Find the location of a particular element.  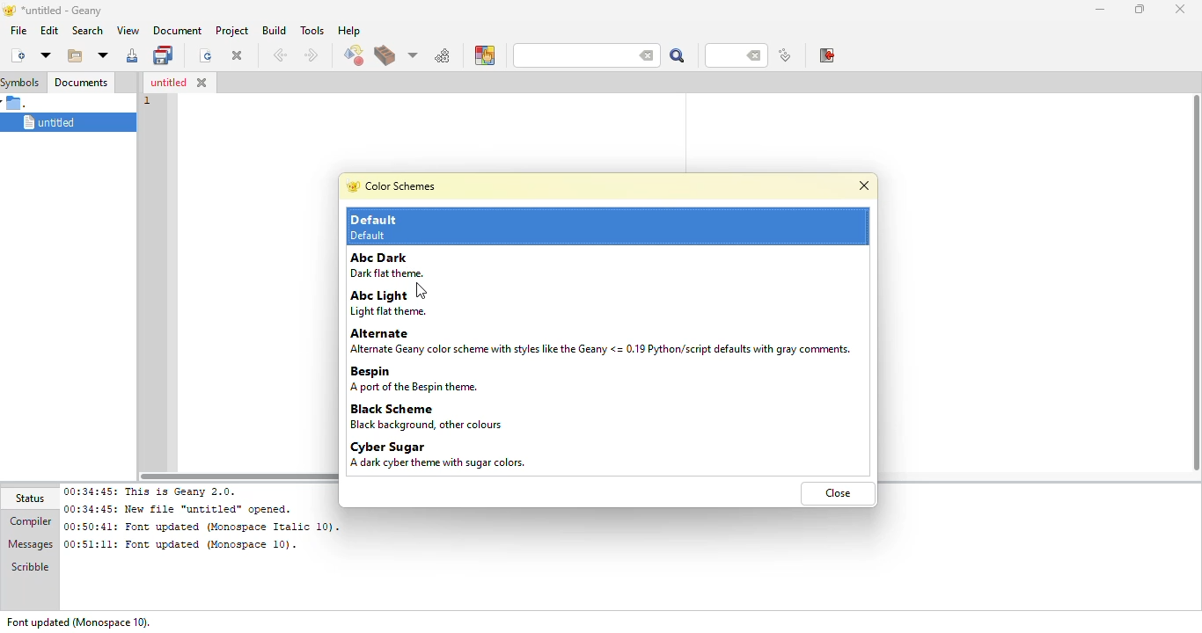

Black Scheme Black background, other colours is located at coordinates (436, 417).